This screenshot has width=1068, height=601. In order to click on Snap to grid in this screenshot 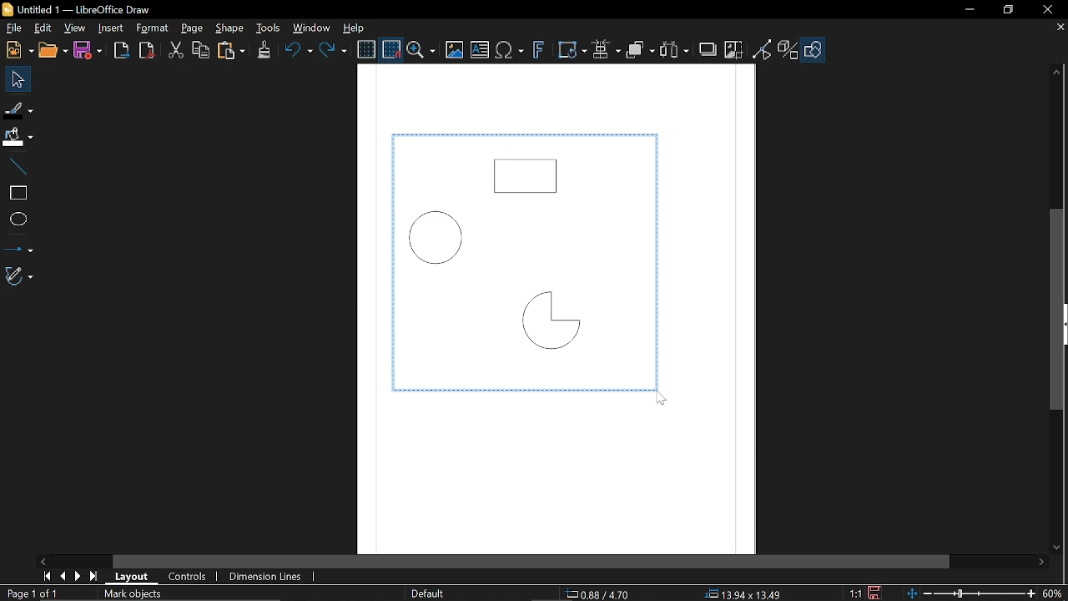, I will do `click(390, 48)`.